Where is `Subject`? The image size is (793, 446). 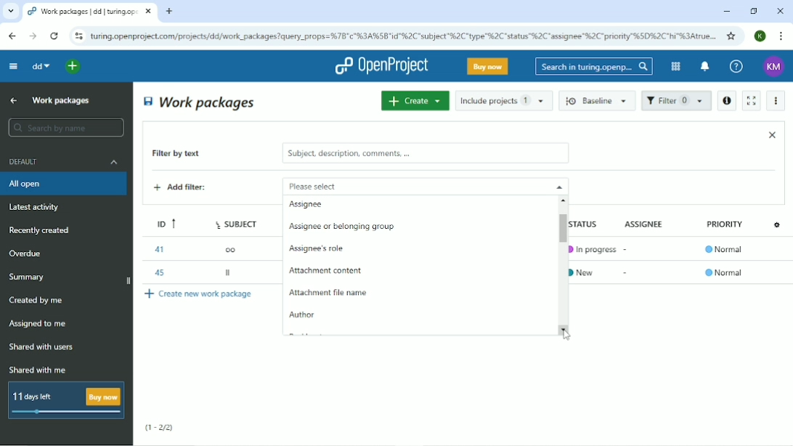
Subject is located at coordinates (238, 222).